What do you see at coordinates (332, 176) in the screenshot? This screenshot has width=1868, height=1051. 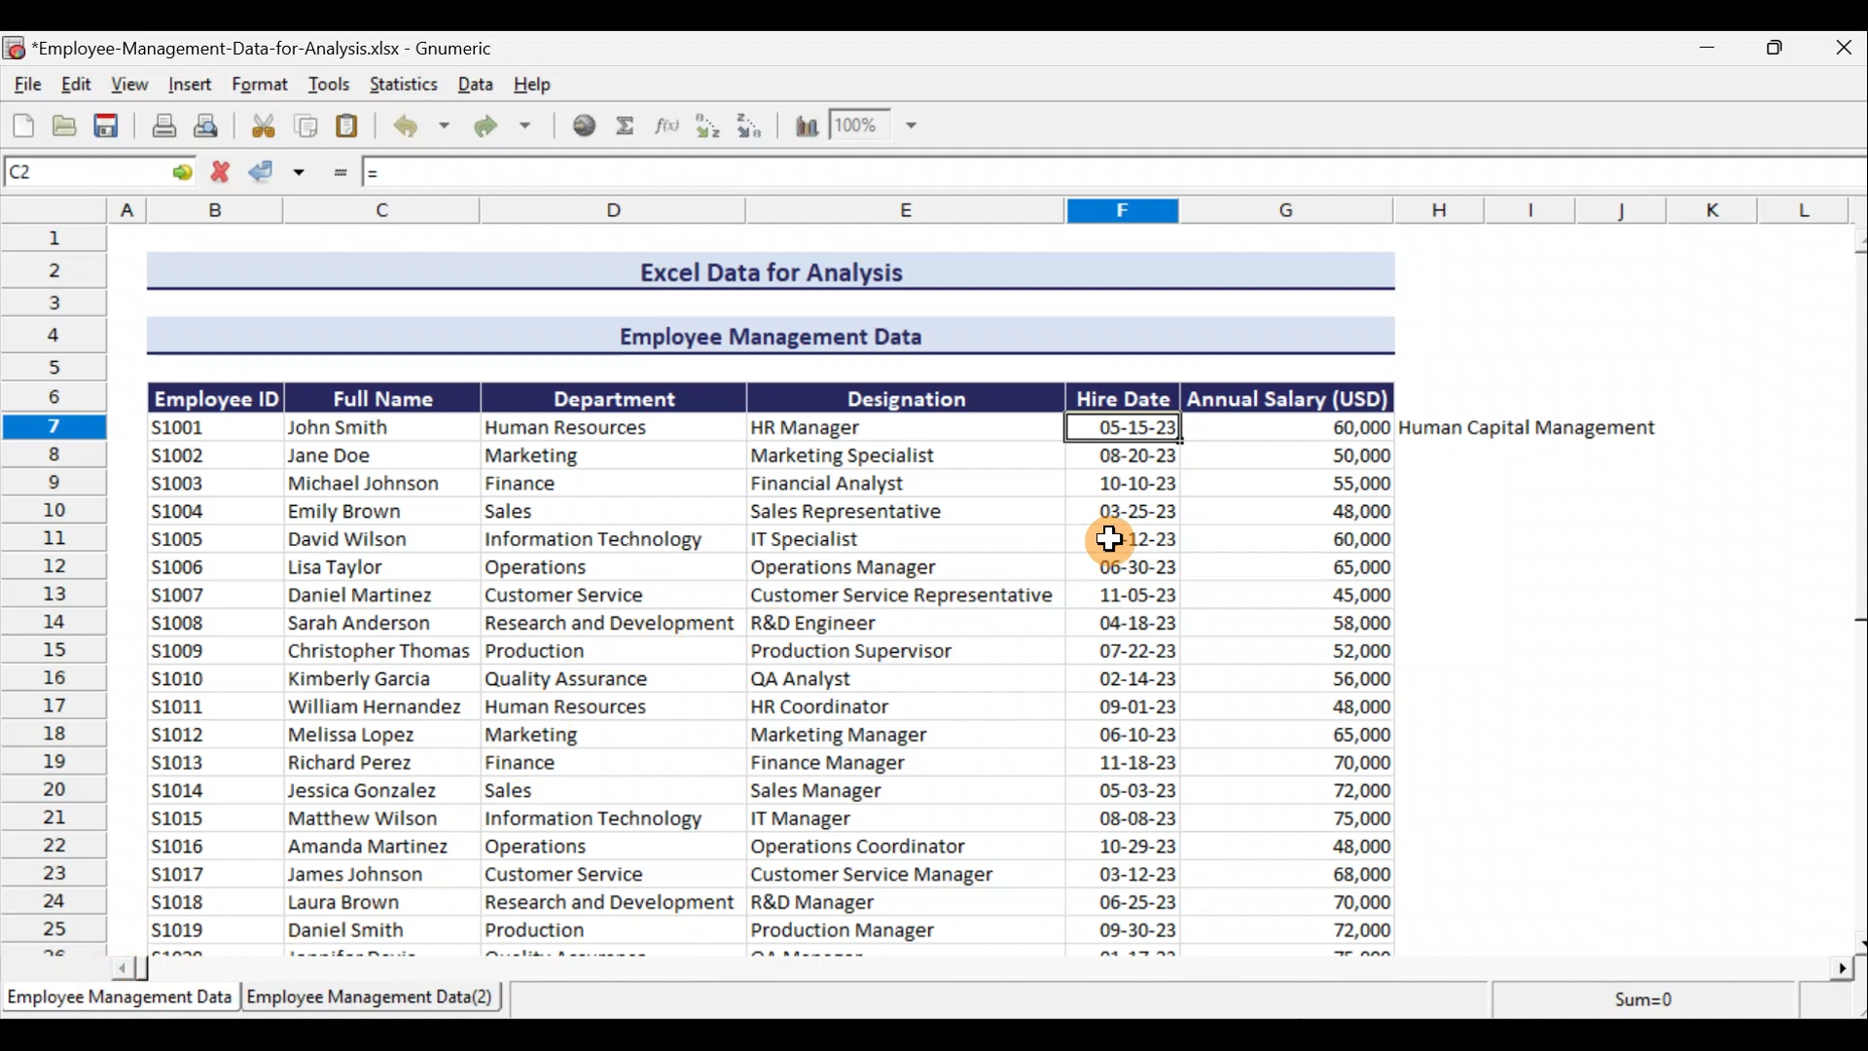 I see `Enter formula` at bounding box center [332, 176].